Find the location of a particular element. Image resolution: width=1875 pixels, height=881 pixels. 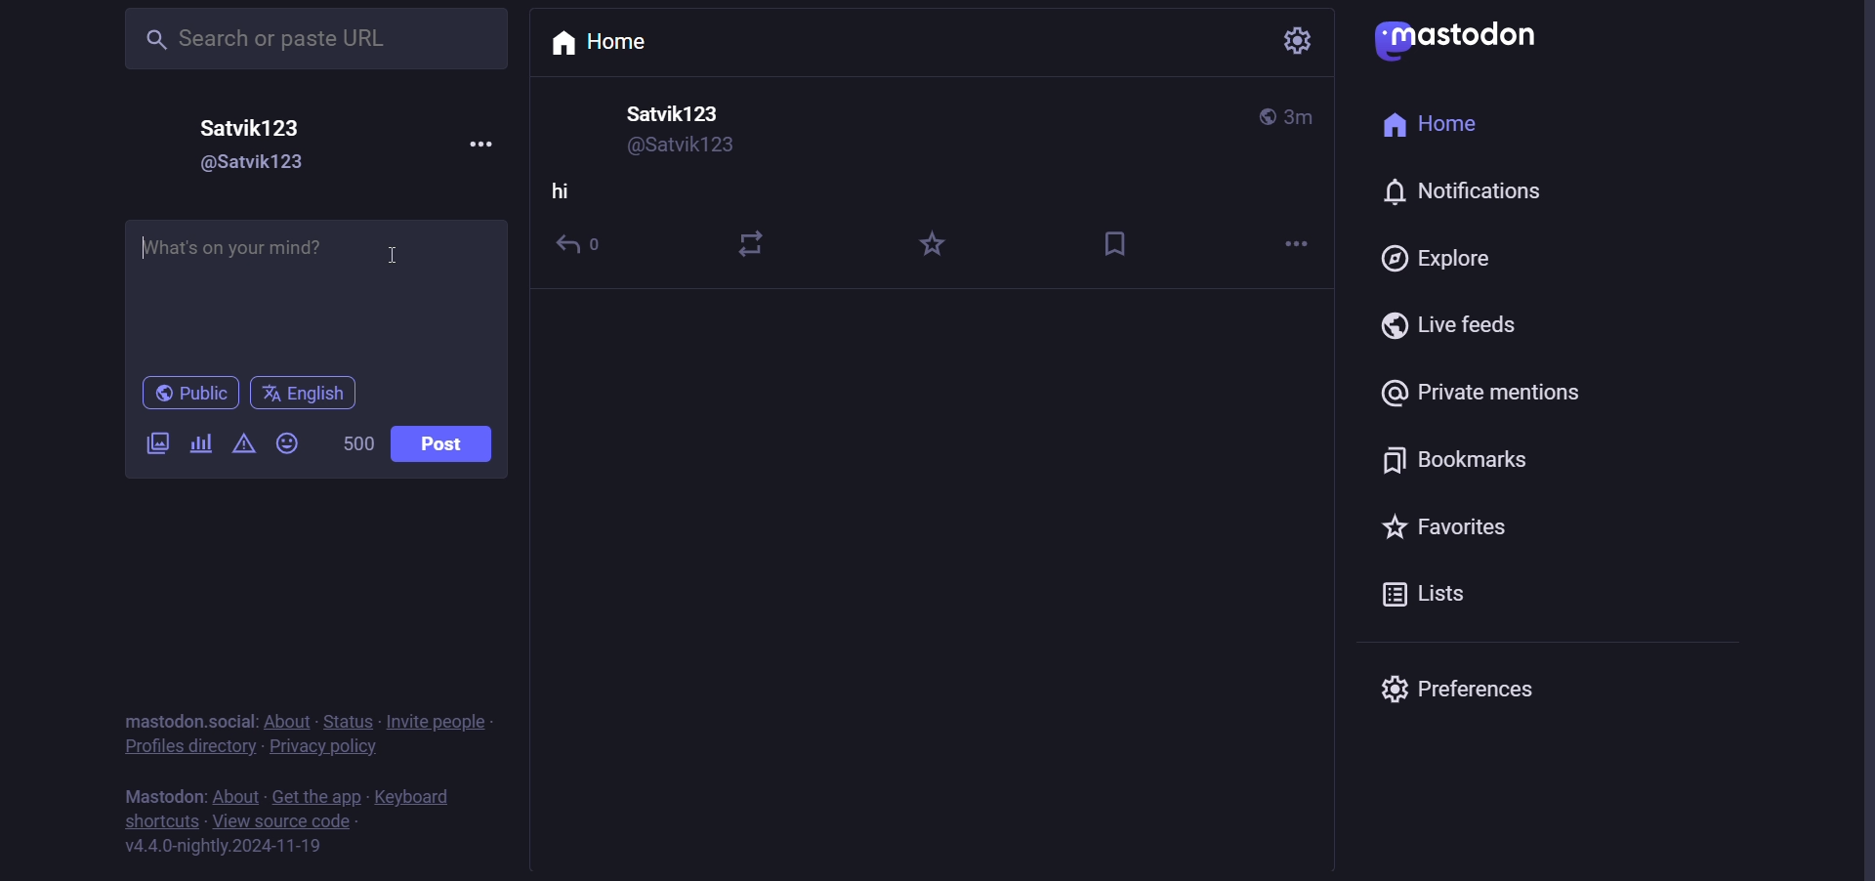

about is located at coordinates (285, 722).